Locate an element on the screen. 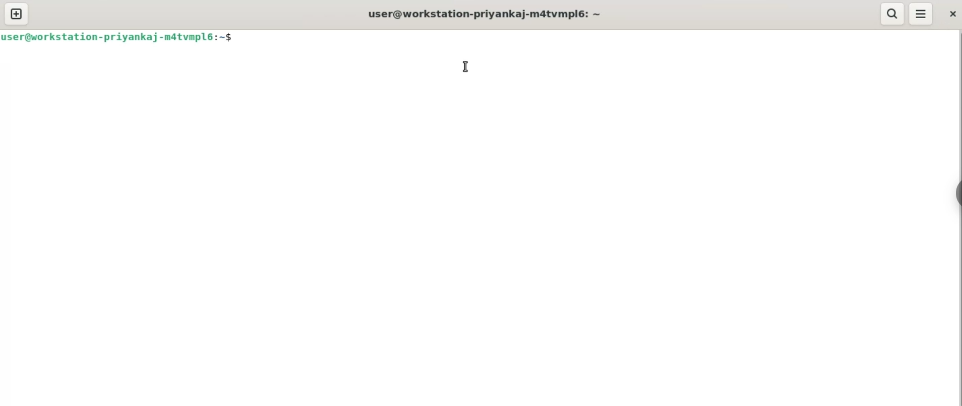  search is located at coordinates (892, 14).